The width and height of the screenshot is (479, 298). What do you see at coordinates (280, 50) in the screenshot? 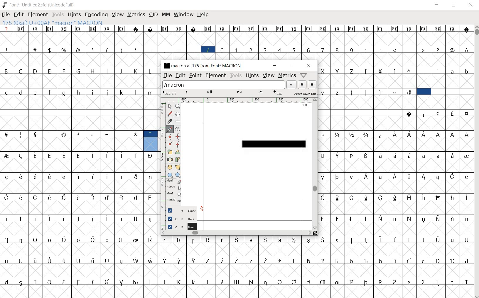
I see `4` at bounding box center [280, 50].